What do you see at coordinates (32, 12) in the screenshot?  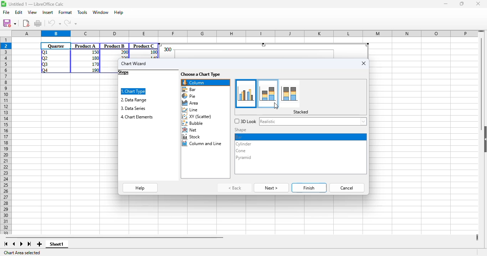 I see `view` at bounding box center [32, 12].